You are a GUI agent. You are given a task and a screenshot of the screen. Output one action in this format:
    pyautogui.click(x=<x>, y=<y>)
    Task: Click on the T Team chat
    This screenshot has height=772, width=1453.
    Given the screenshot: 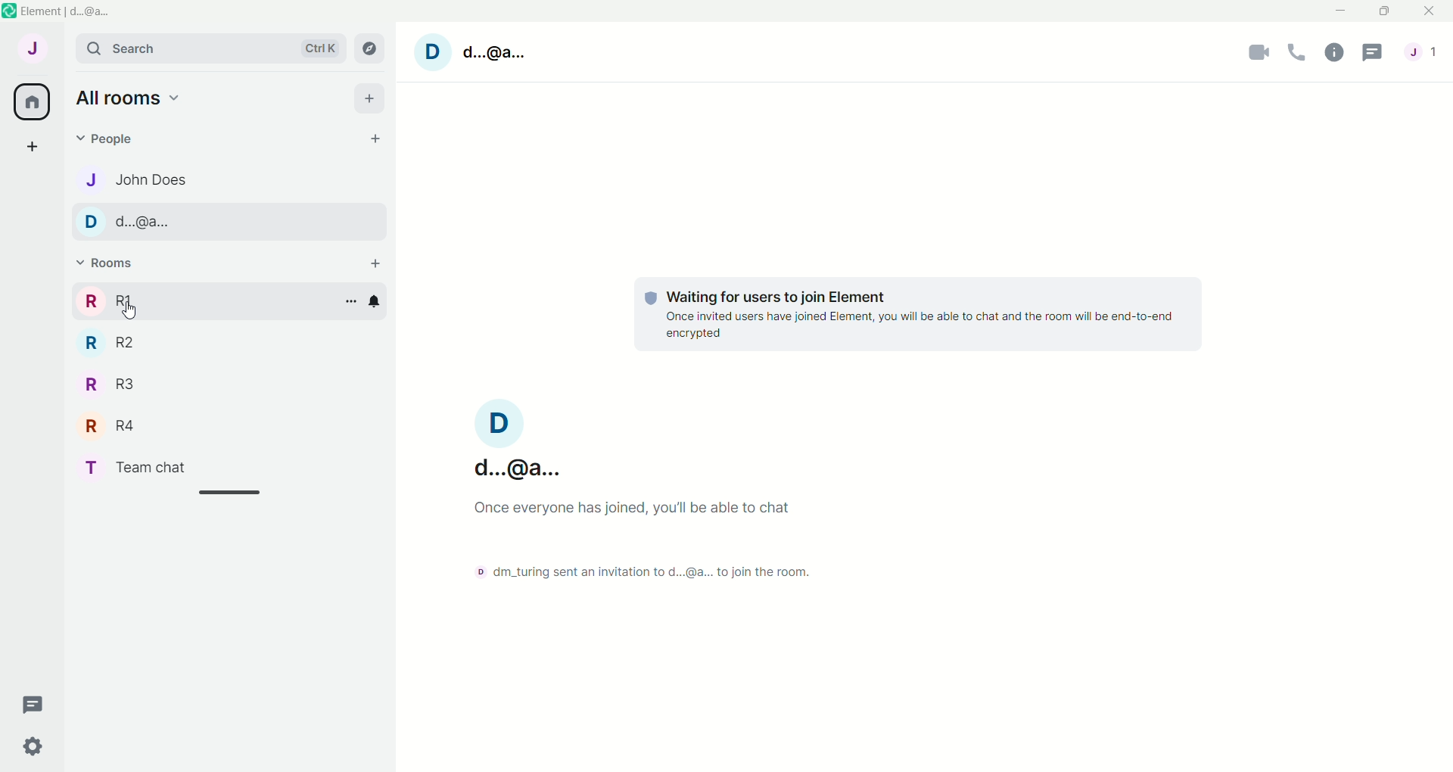 What is the action you would take?
    pyautogui.click(x=151, y=469)
    